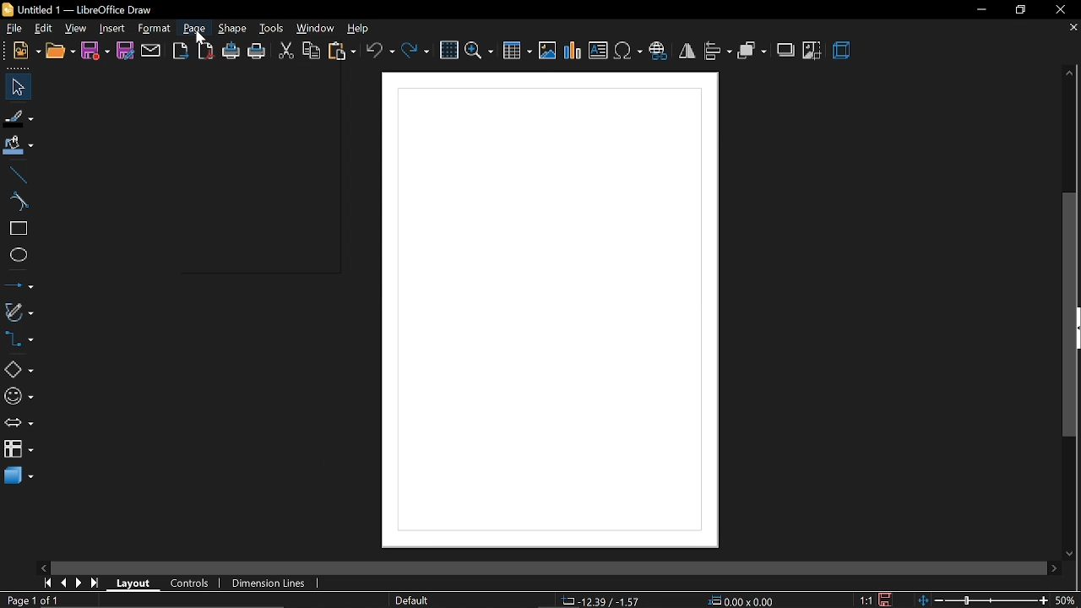  Describe the element at coordinates (1069, 72) in the screenshot. I see `move up` at that location.